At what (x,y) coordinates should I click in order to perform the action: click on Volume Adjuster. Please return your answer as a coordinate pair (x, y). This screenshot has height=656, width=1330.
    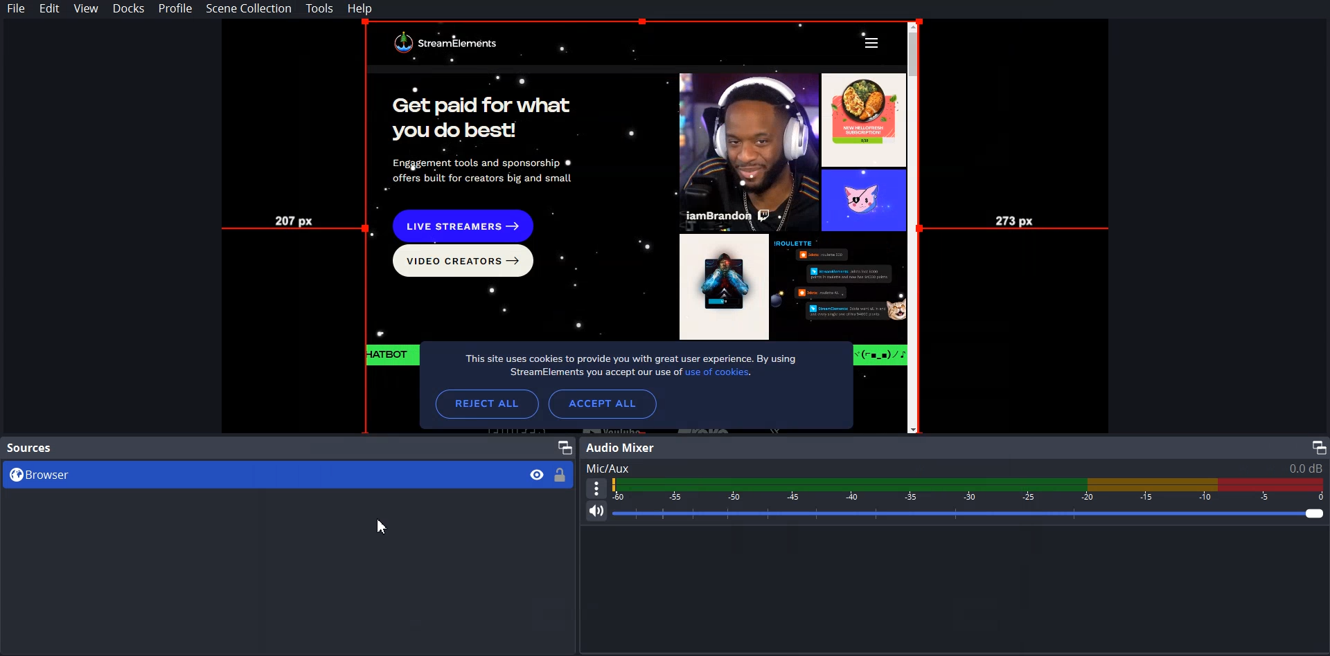
    Looking at the image, I should click on (971, 513).